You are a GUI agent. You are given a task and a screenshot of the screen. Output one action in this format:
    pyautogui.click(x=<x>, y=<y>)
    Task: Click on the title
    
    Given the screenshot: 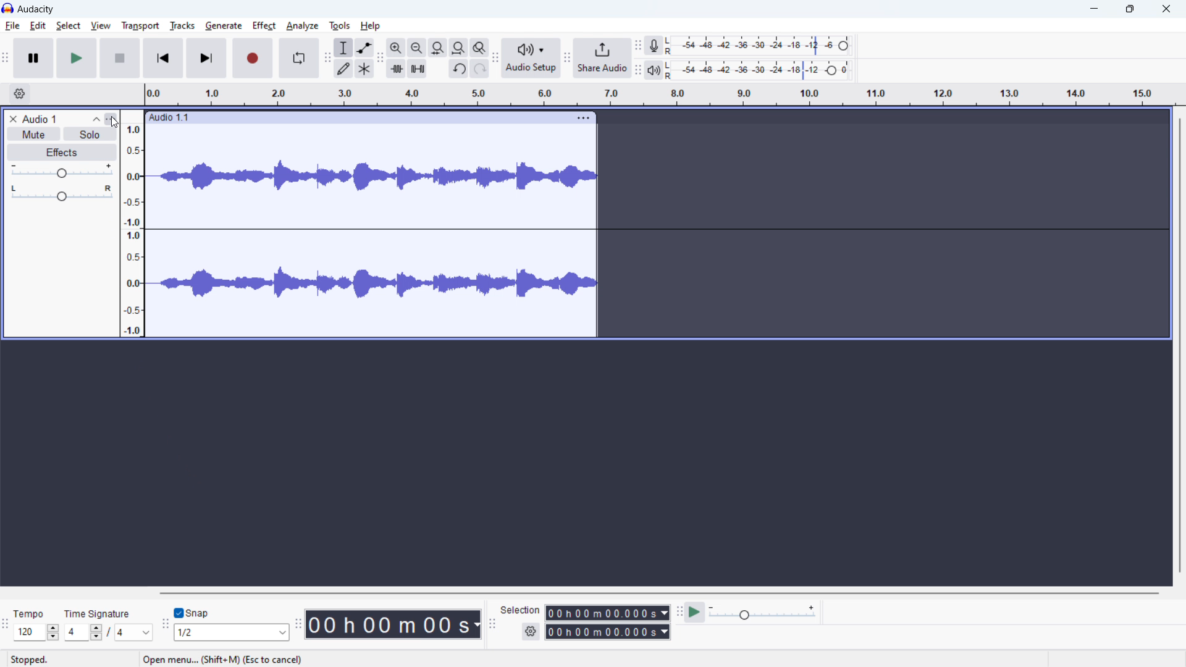 What is the action you would take?
    pyautogui.click(x=36, y=9)
    